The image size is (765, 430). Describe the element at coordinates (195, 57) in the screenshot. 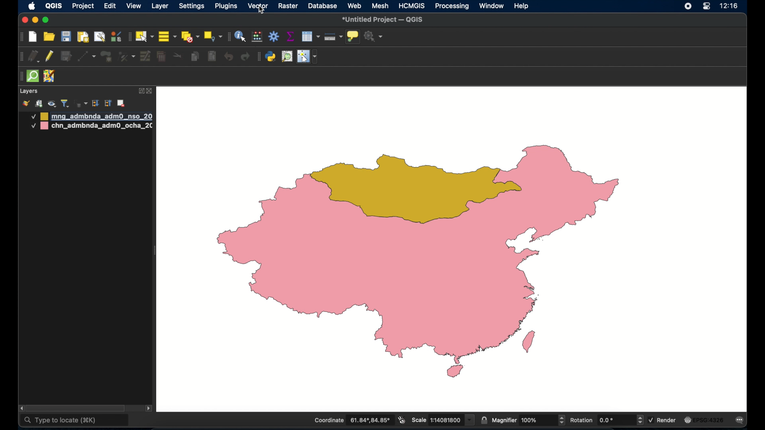

I see `copy features` at that location.